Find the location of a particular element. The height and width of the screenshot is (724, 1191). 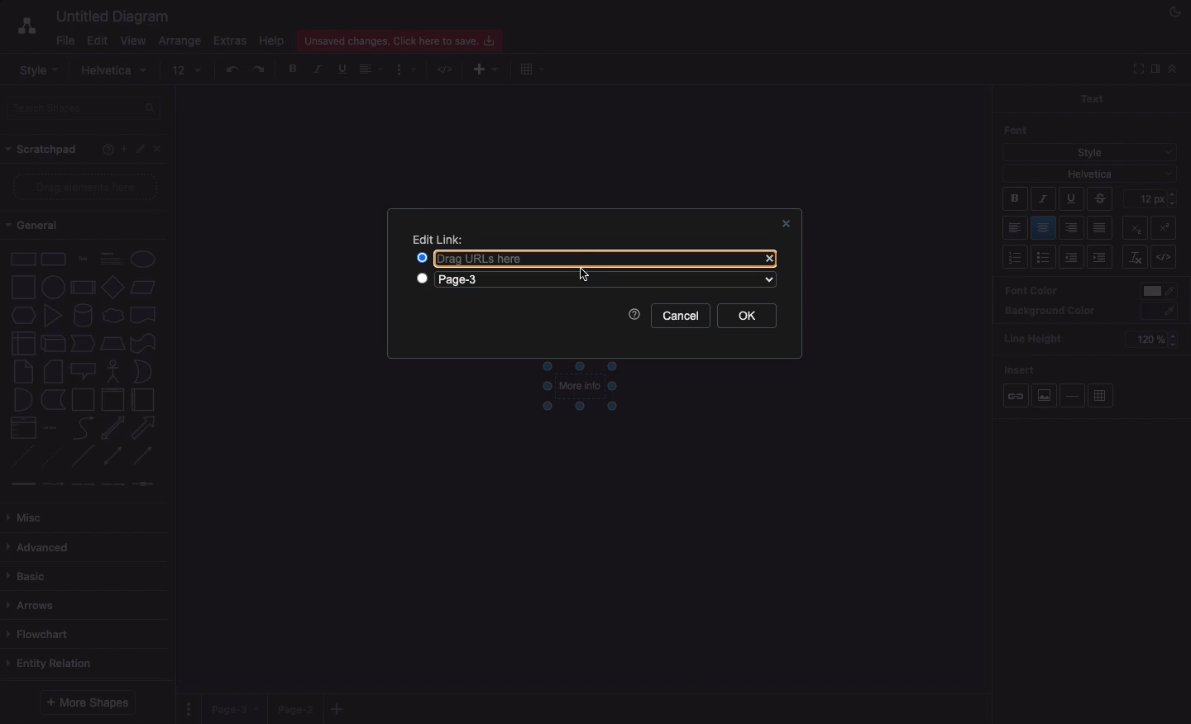

Font color is located at coordinates (1031, 289).